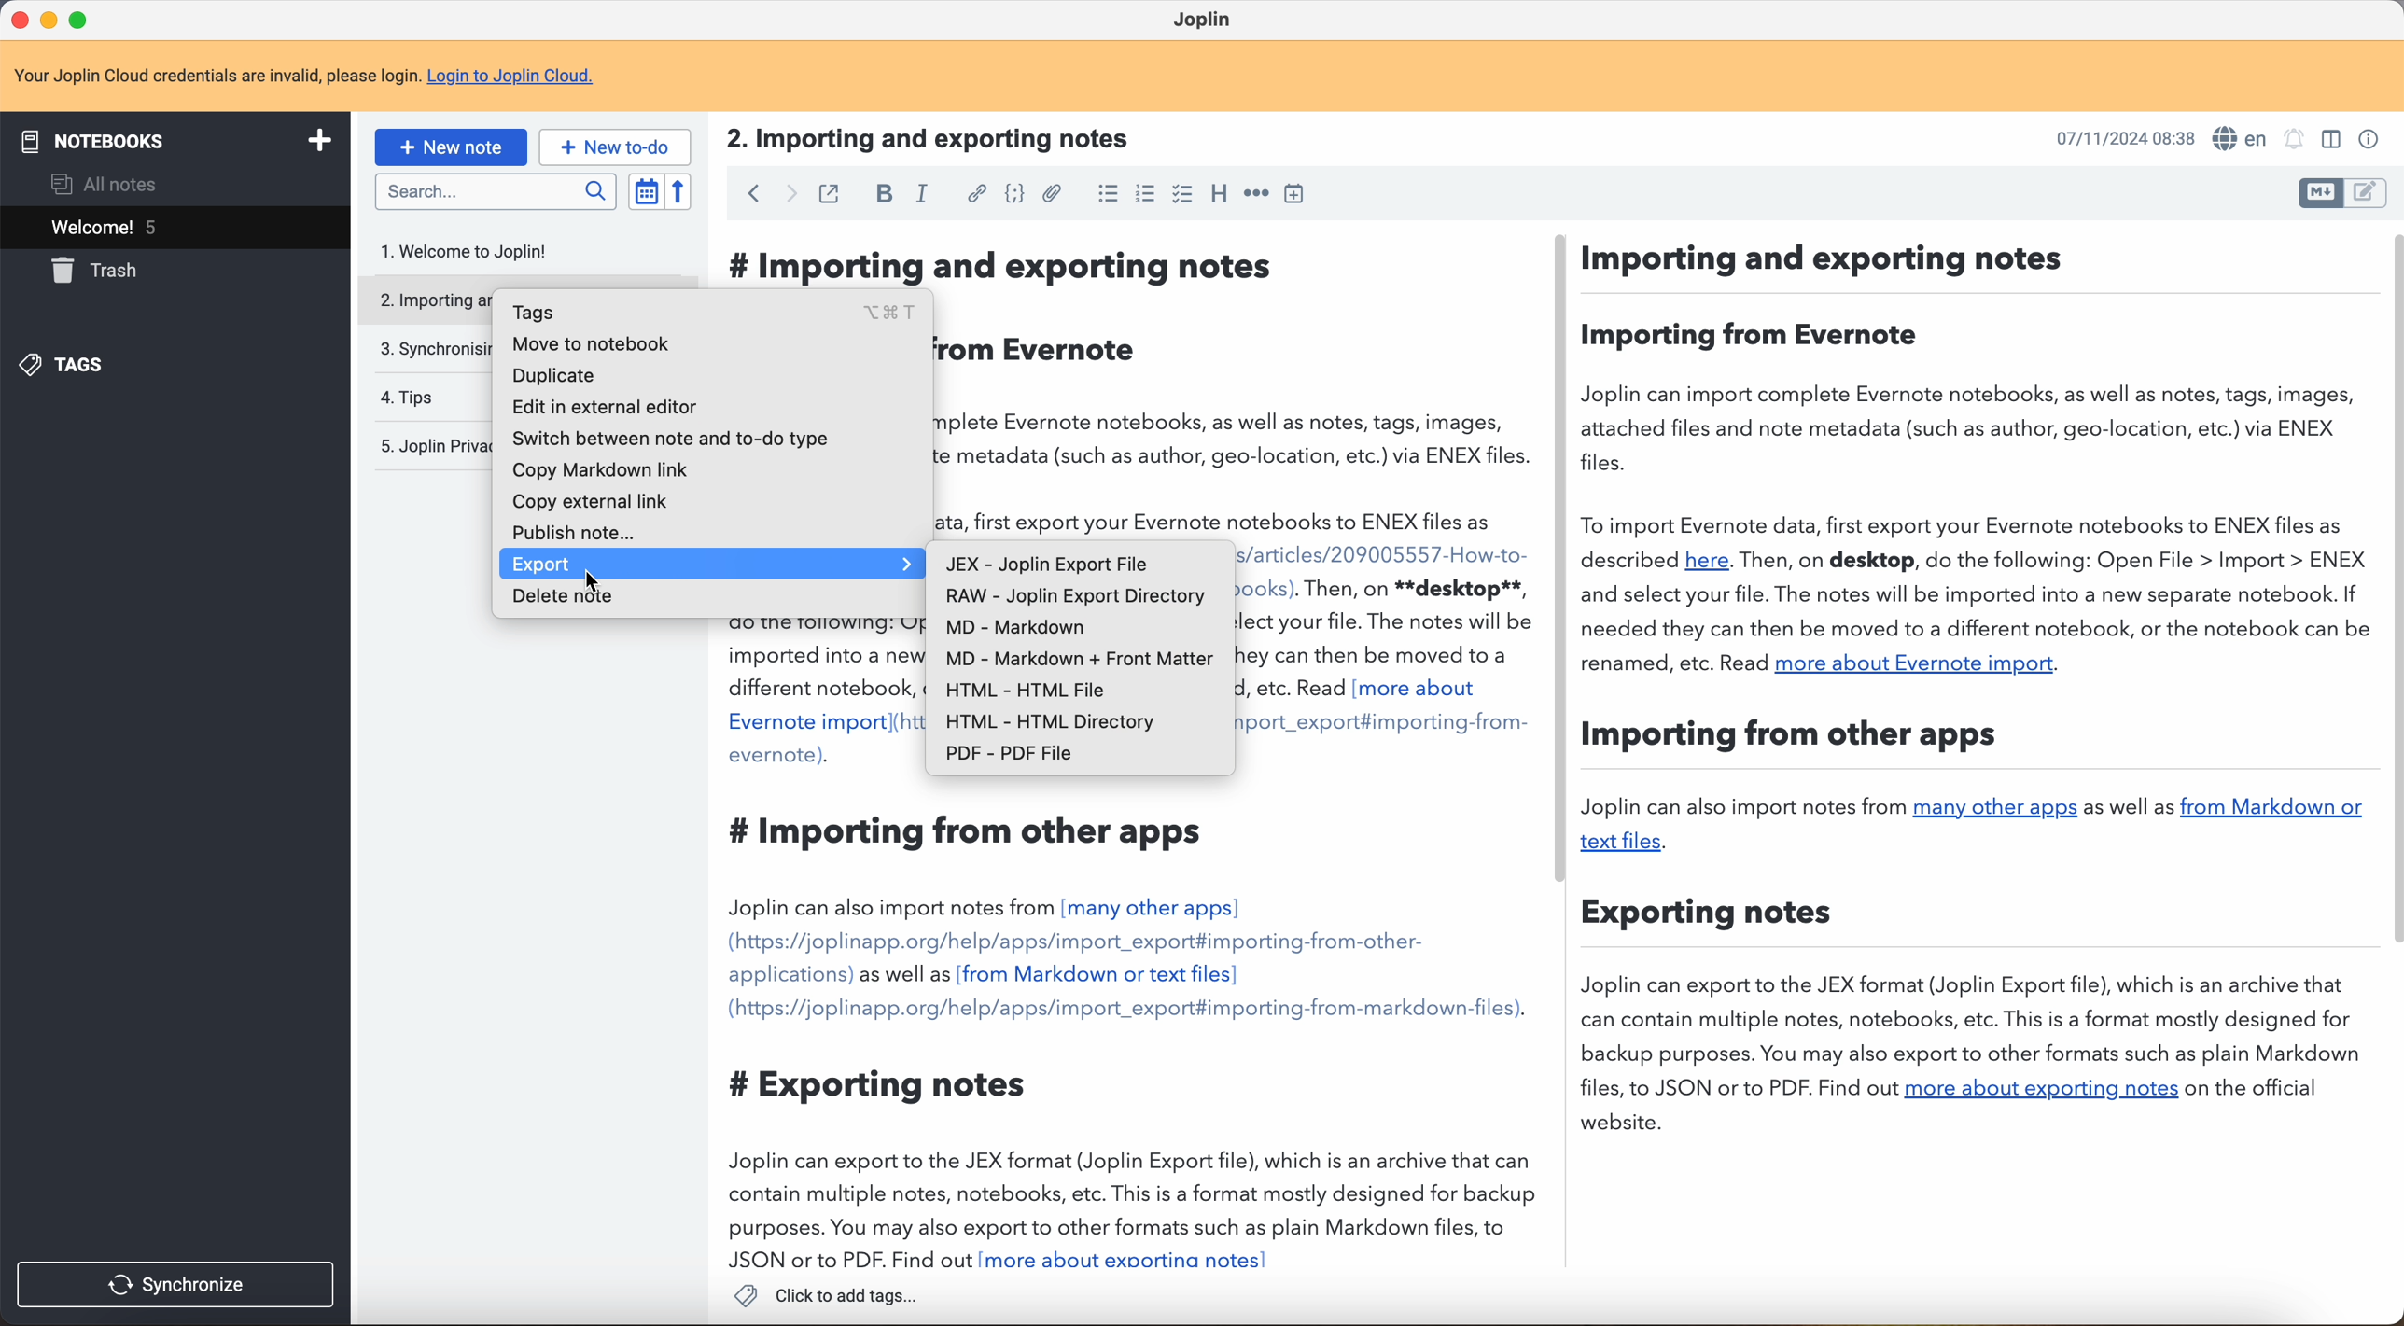  I want to click on toggle sort order field, so click(644, 191).